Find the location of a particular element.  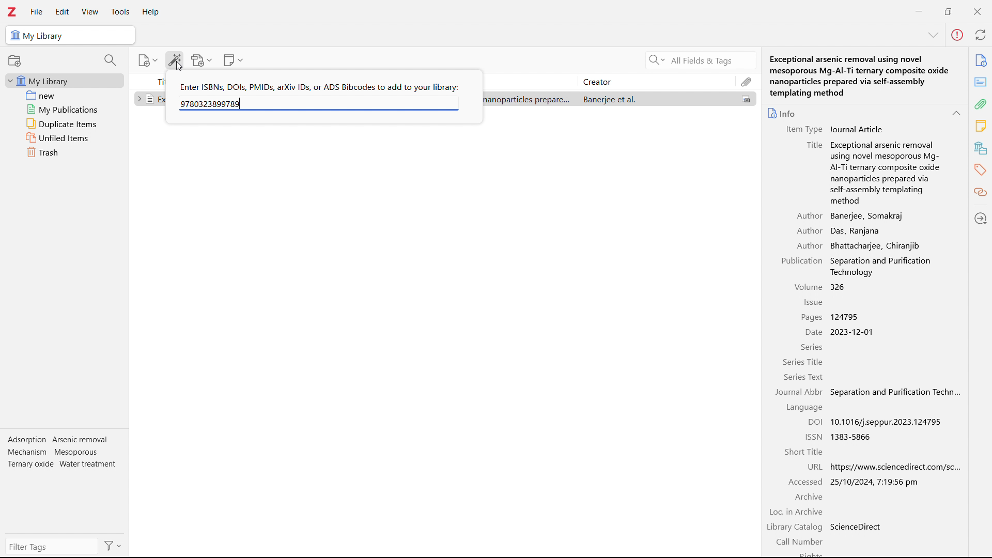

abstract is located at coordinates (980, 82).